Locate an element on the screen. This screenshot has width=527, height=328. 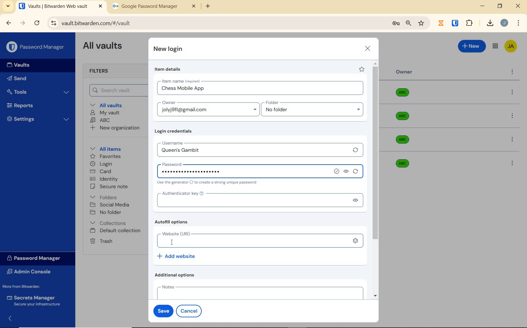
Authenticator key is located at coordinates (250, 200).